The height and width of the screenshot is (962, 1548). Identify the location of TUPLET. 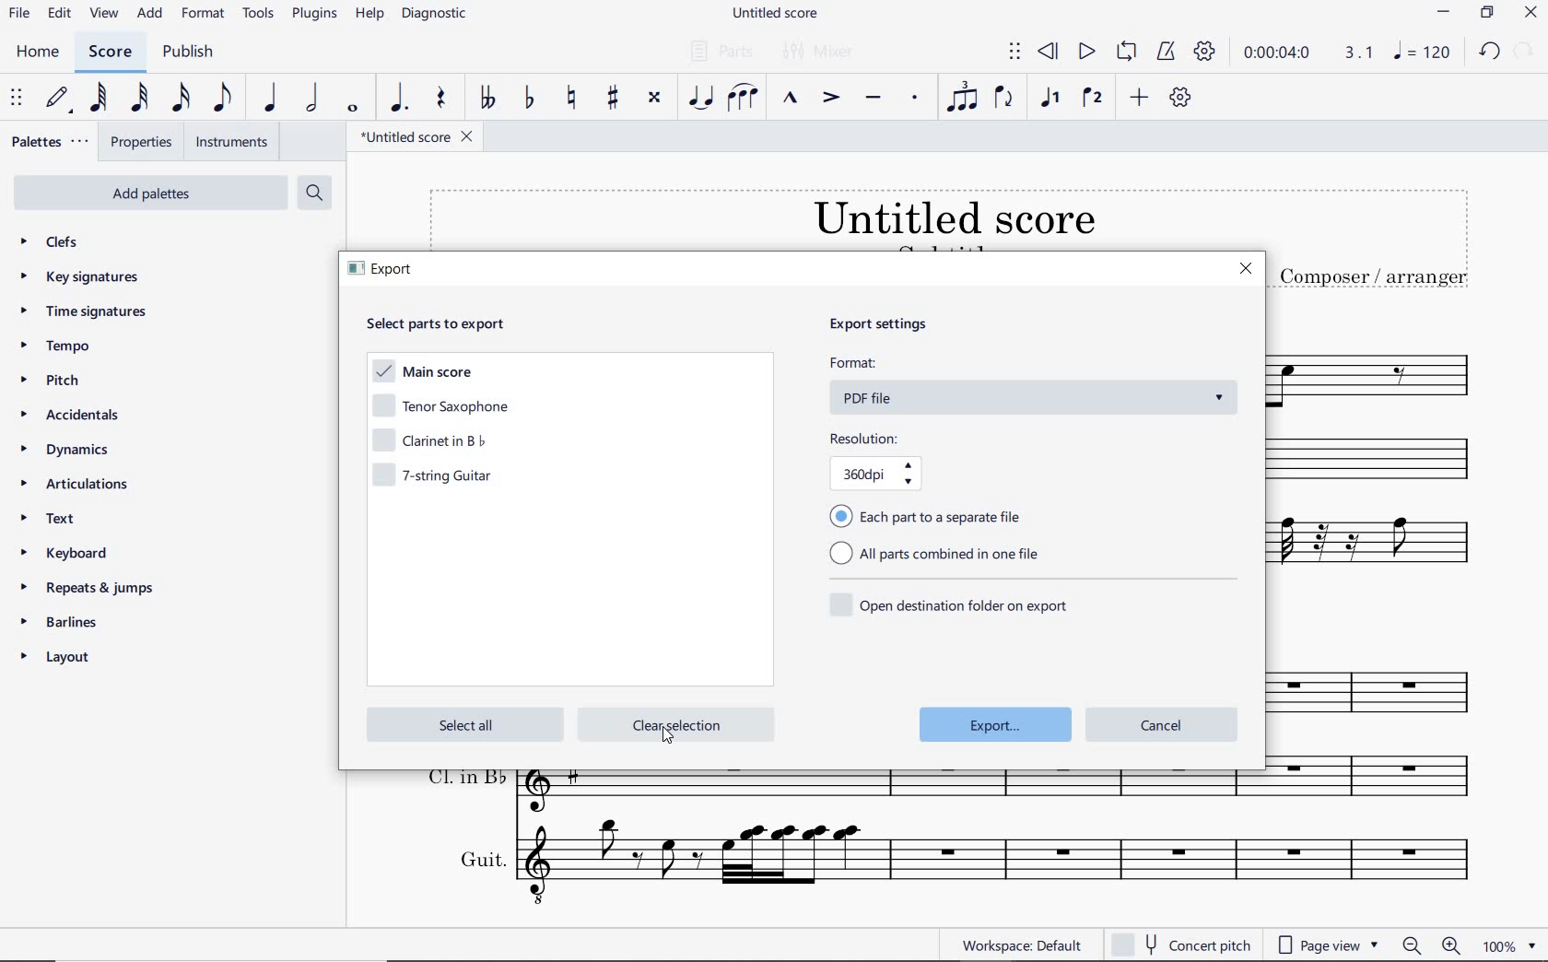
(963, 97).